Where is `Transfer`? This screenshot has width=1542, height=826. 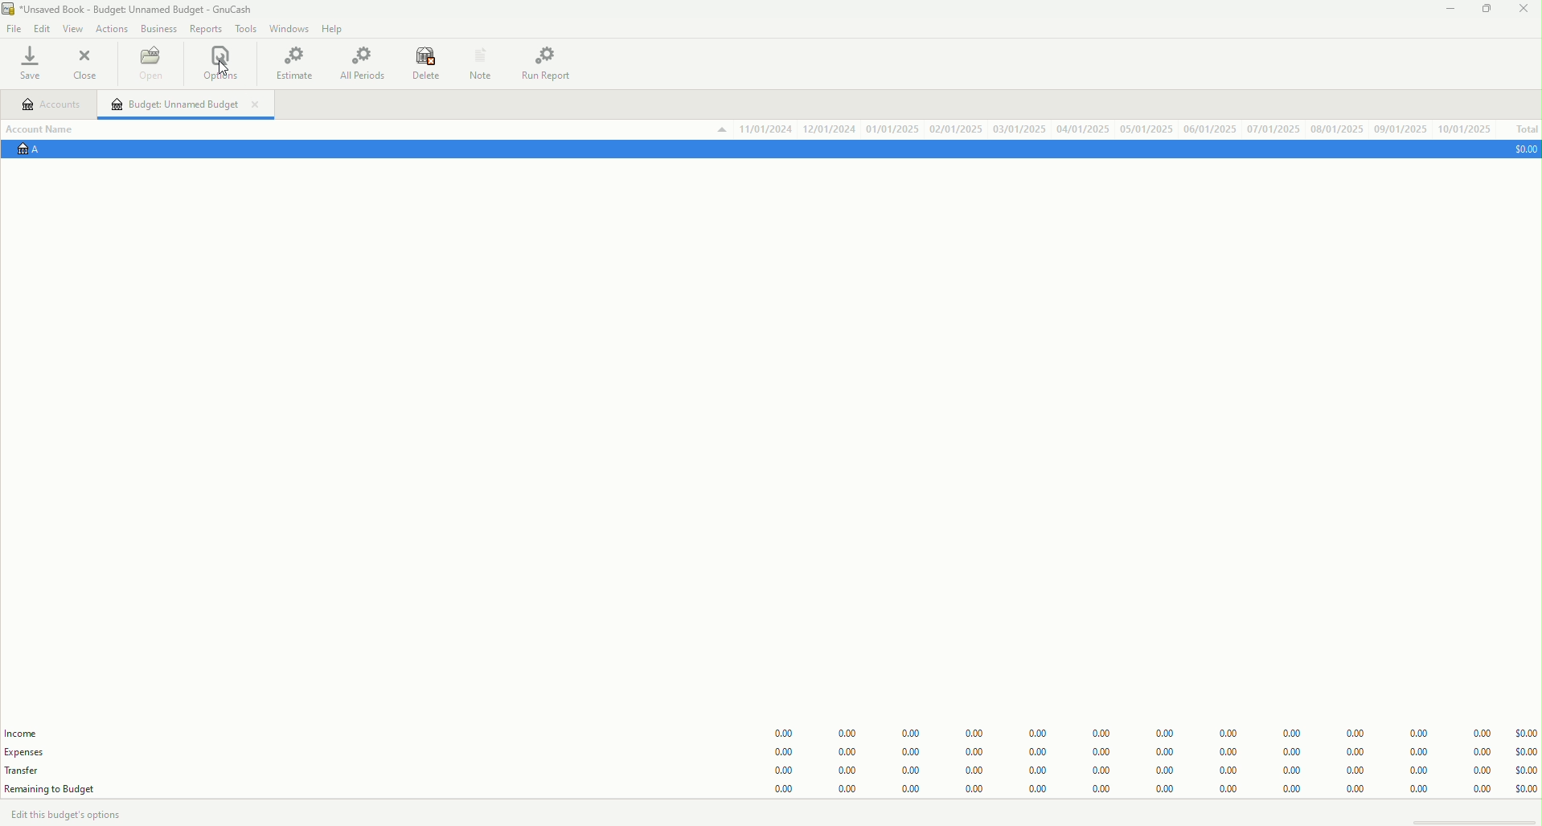
Transfer is located at coordinates (31, 770).